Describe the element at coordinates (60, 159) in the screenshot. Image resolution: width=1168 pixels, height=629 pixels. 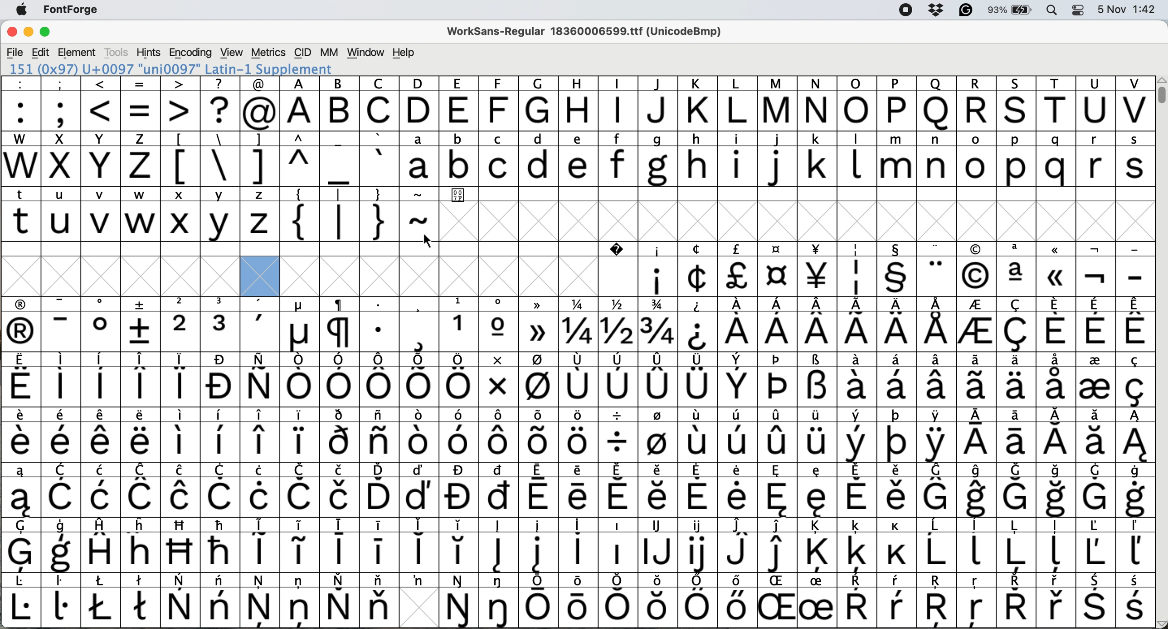
I see `x` at that location.